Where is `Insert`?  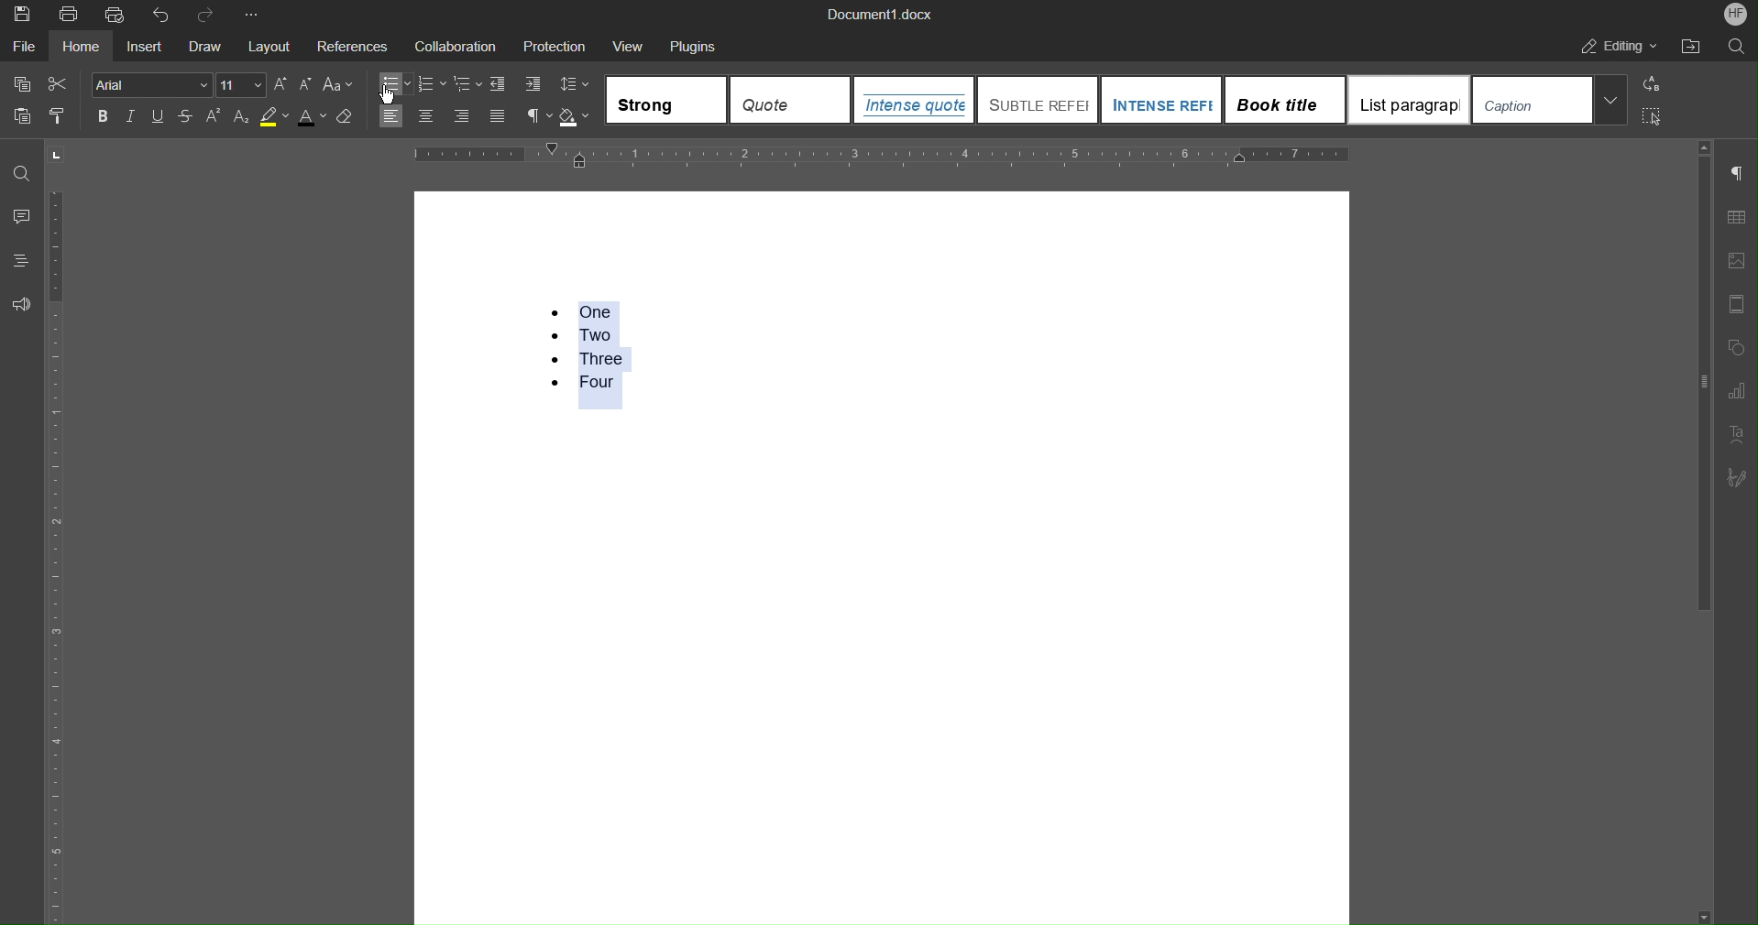
Insert is located at coordinates (148, 44).